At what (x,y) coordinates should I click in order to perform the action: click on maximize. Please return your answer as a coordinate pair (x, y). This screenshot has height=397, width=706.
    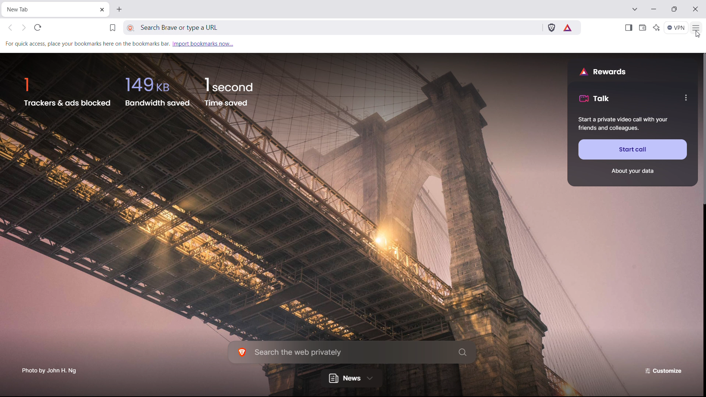
    Looking at the image, I should click on (675, 9).